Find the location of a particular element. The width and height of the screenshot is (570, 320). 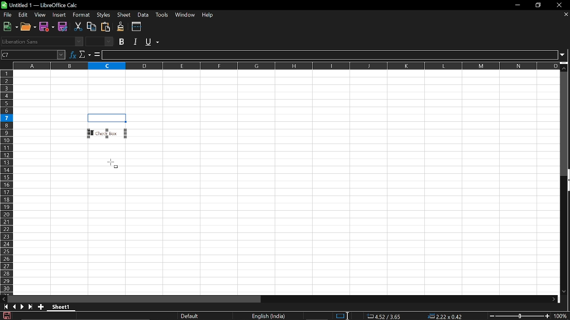

Save is located at coordinates (48, 27).